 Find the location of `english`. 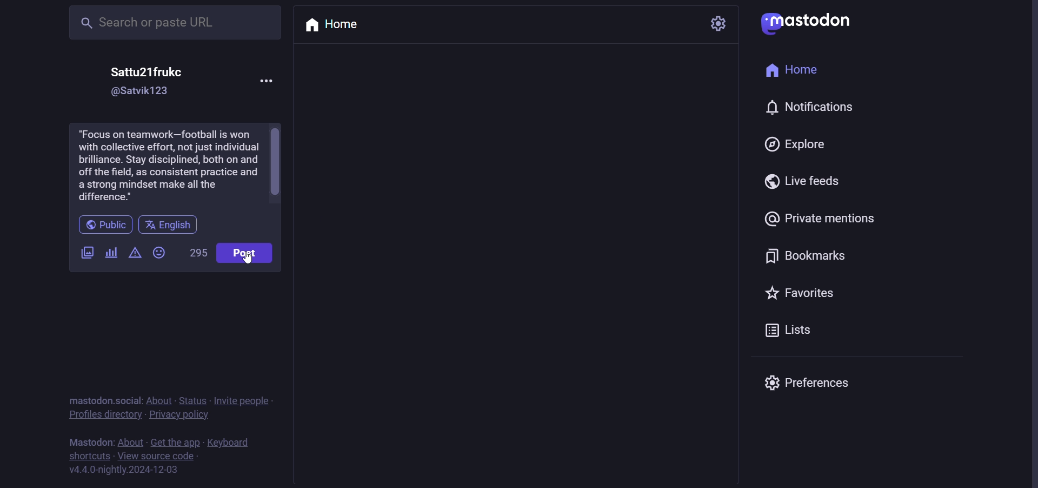

english is located at coordinates (169, 224).